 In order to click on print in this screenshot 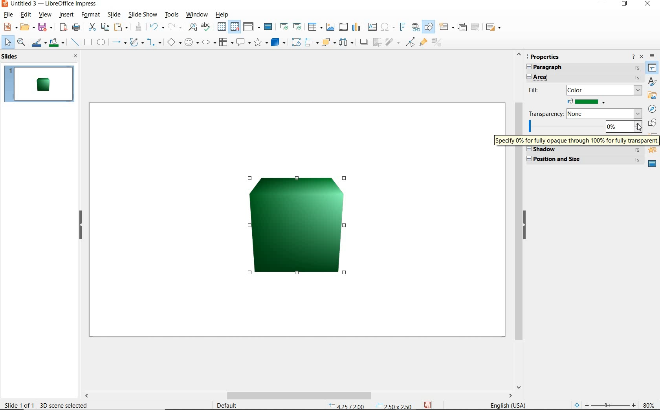, I will do `click(77, 28)`.